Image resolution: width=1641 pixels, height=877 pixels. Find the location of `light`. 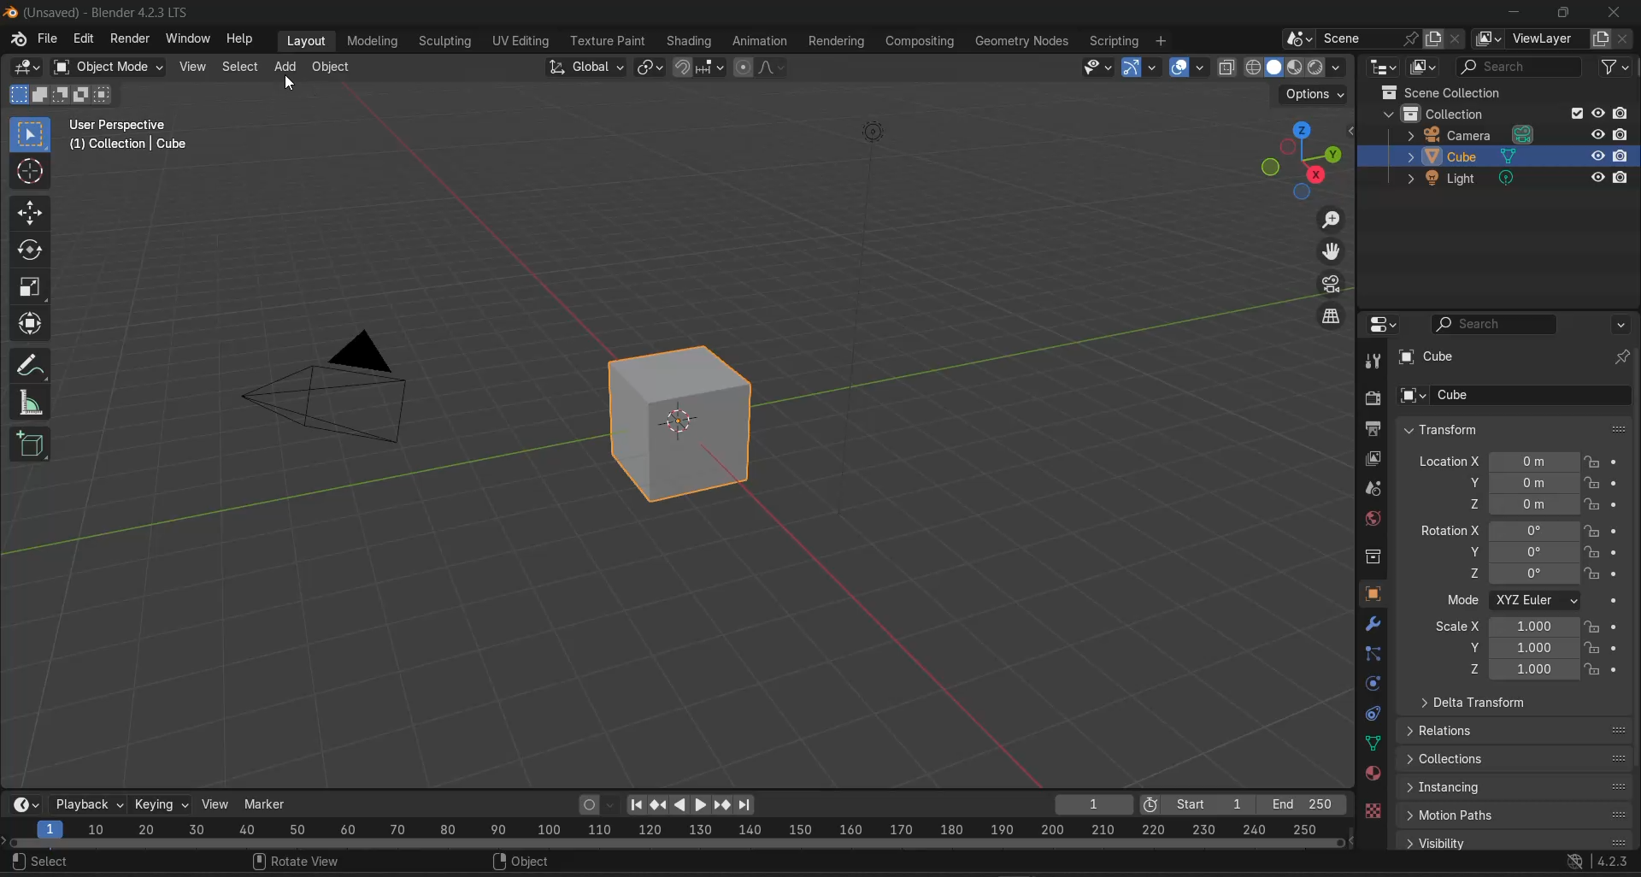

light is located at coordinates (1470, 177).